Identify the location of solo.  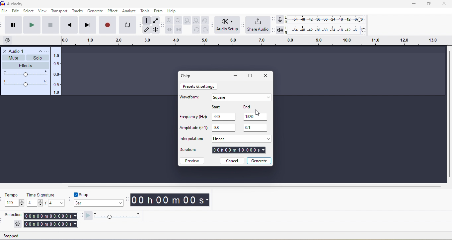
(38, 58).